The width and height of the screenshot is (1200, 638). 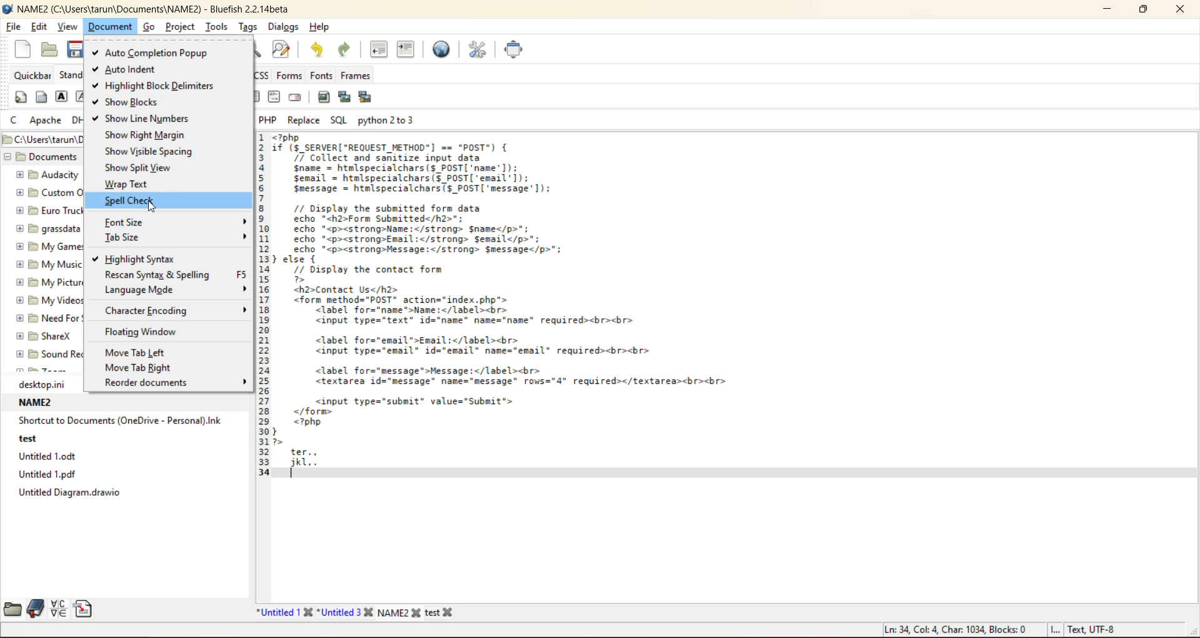 What do you see at coordinates (41, 28) in the screenshot?
I see `edit` at bounding box center [41, 28].